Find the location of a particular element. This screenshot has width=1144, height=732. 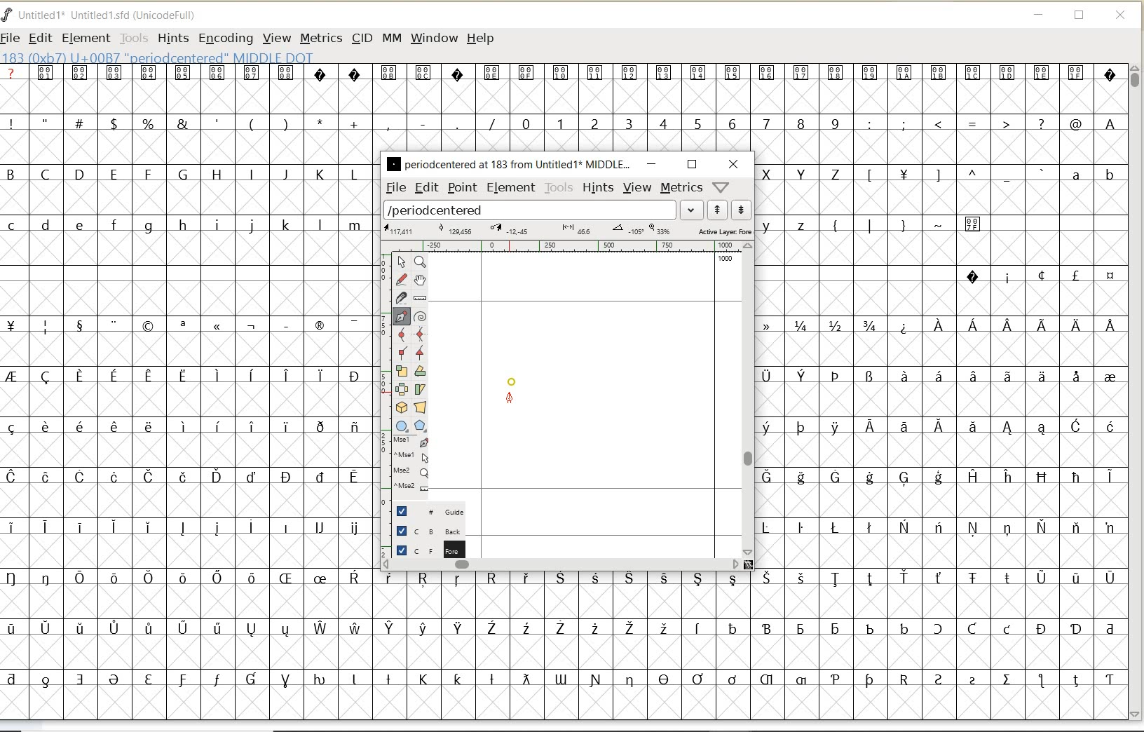

element is located at coordinates (509, 187).